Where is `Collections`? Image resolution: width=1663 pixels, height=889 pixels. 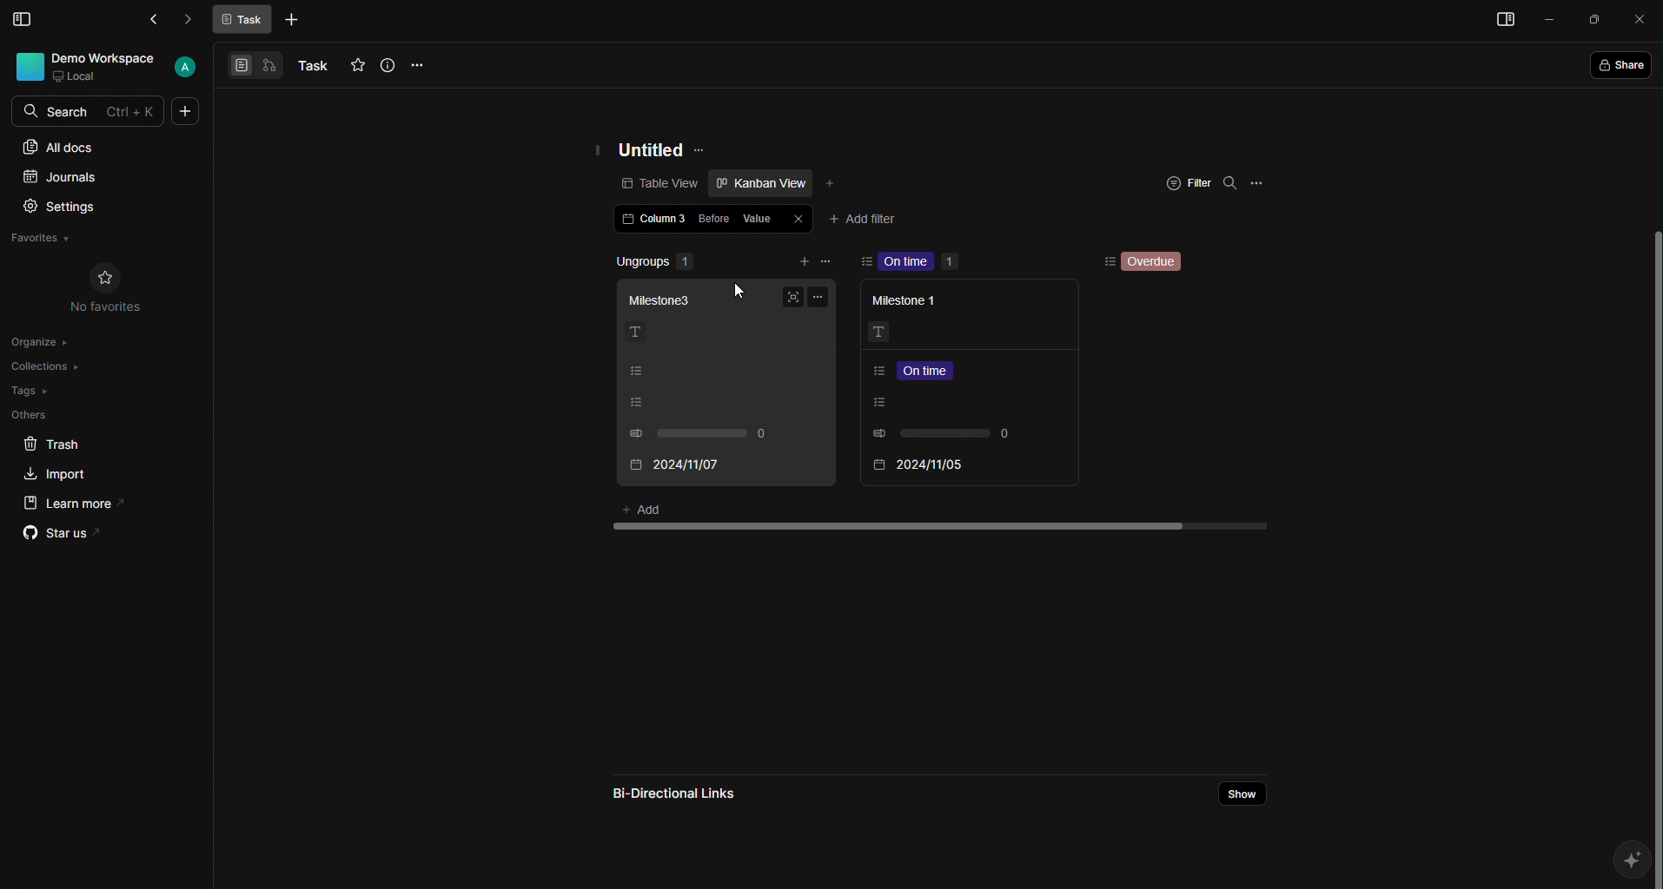
Collections is located at coordinates (49, 368).